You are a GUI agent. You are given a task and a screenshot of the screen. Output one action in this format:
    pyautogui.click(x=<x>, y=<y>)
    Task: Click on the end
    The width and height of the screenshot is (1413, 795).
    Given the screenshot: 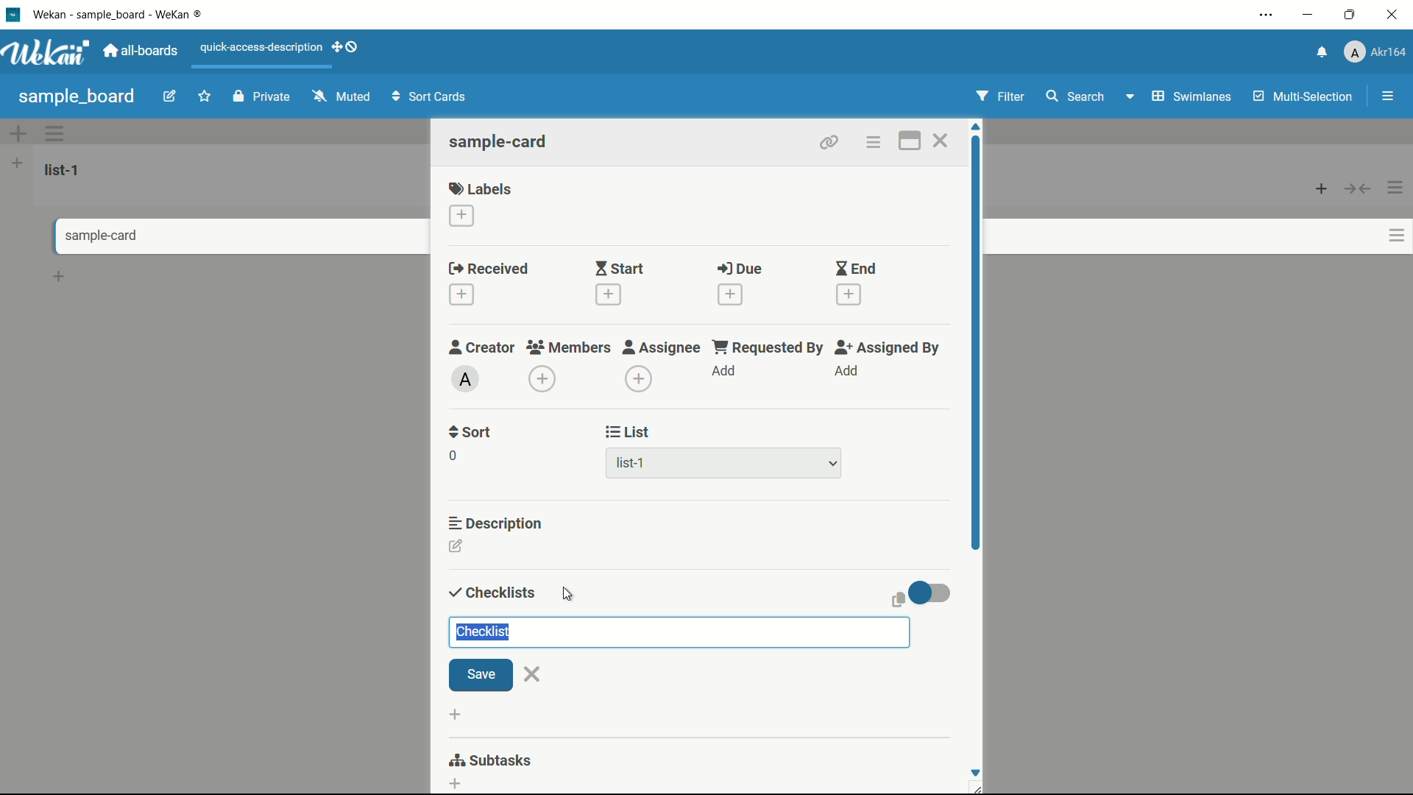 What is the action you would take?
    pyautogui.click(x=855, y=269)
    